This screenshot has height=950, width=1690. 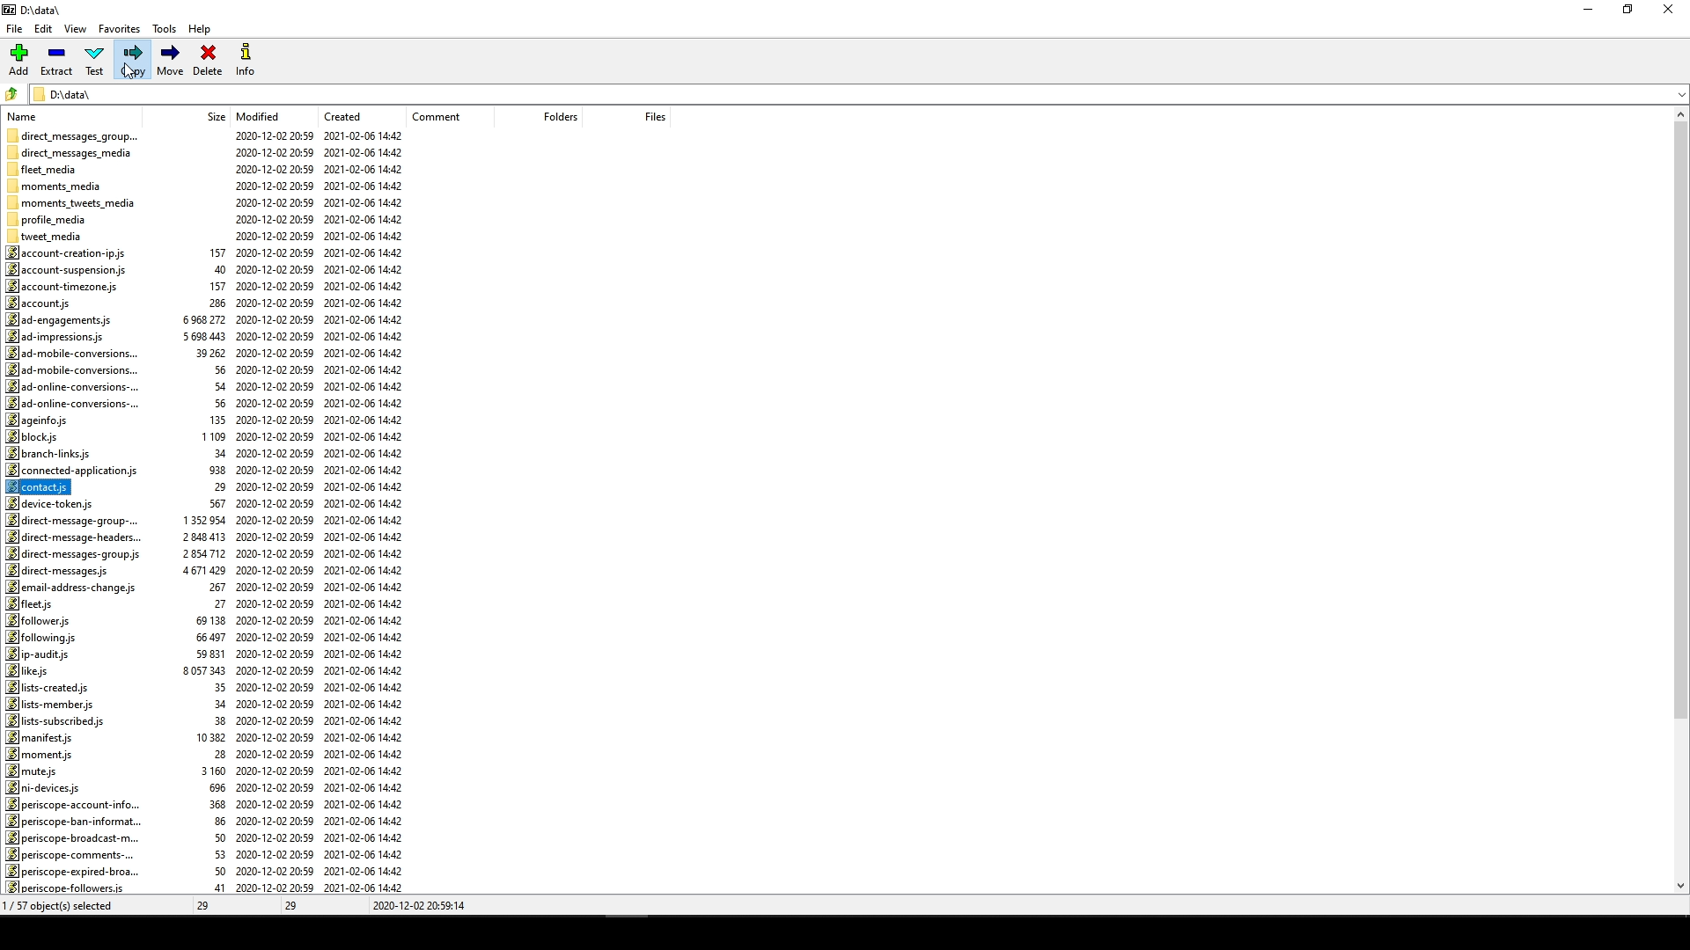 I want to click on D:\data\, so click(x=67, y=93).